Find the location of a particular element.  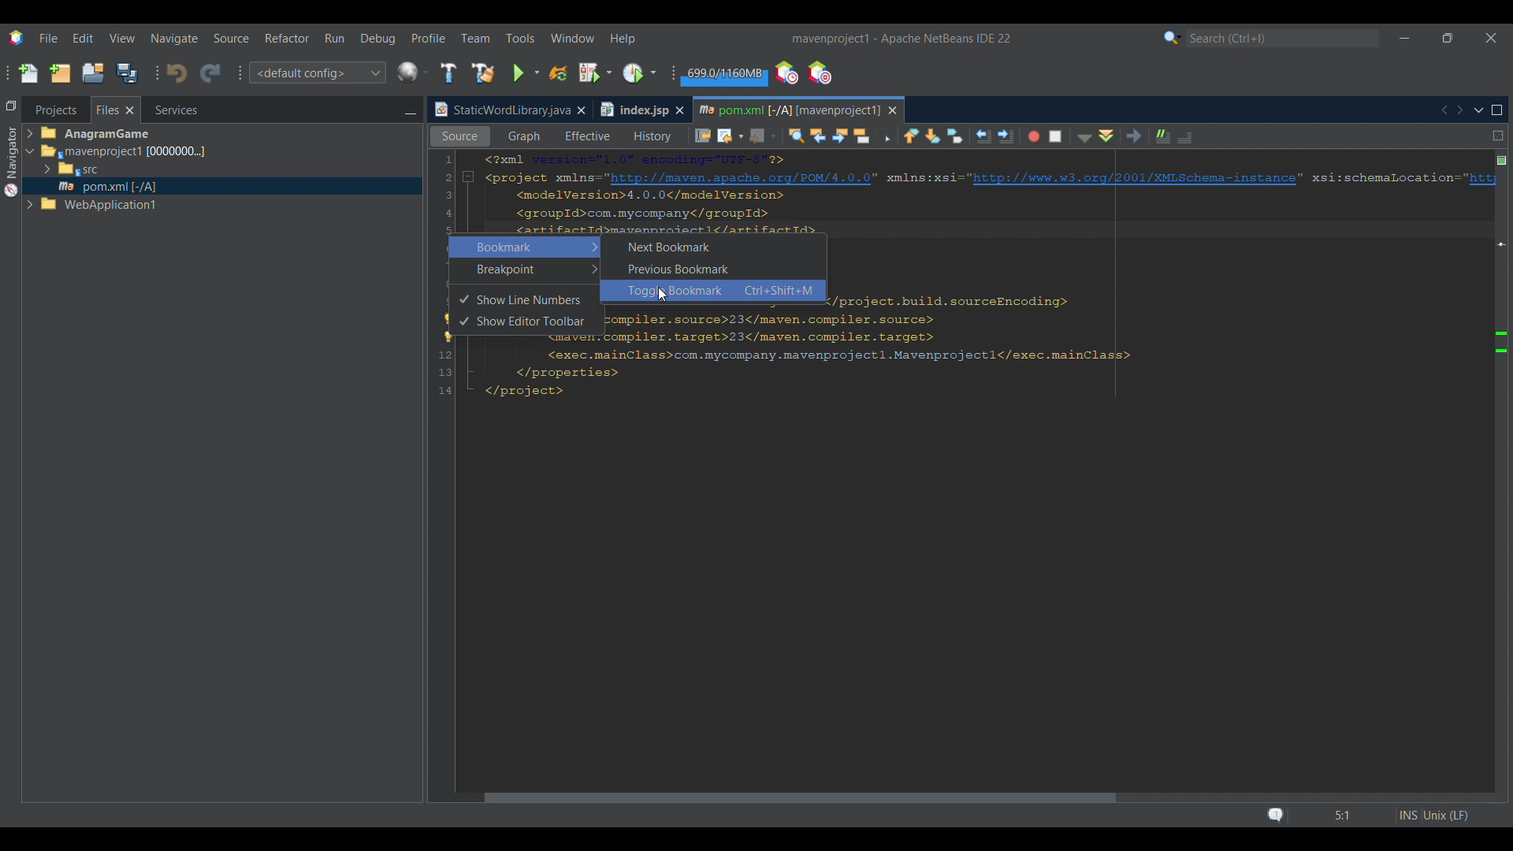

Find selection is located at coordinates (792, 136).